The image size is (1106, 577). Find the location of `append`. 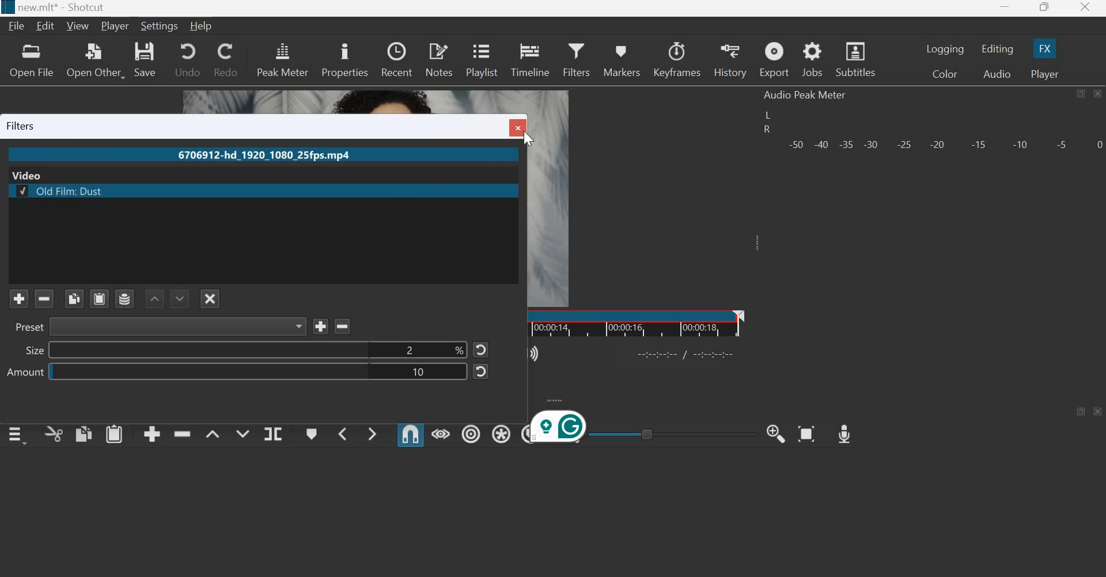

append is located at coordinates (153, 434).